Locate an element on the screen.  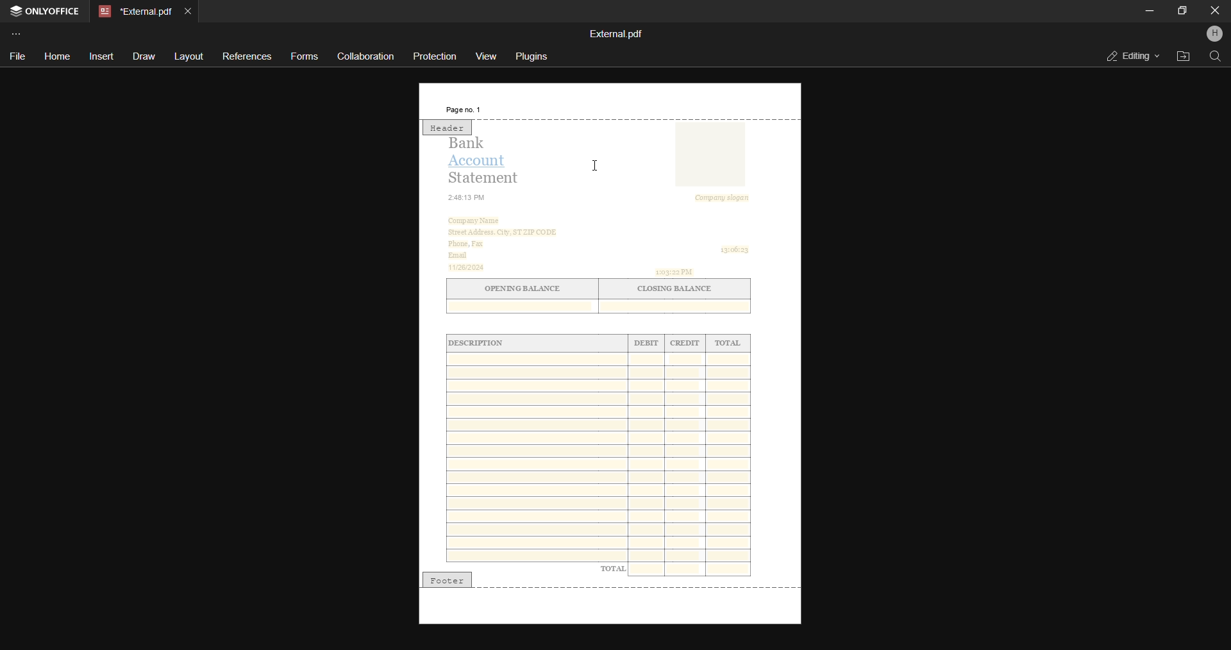
This is a 30 day eviction notice informing tenants that they must either pay overdue rent, correct a lease violation, or vacate the premises due to illegal activity. Failure to comply will result in legal actions. is located at coordinates (612, 371).